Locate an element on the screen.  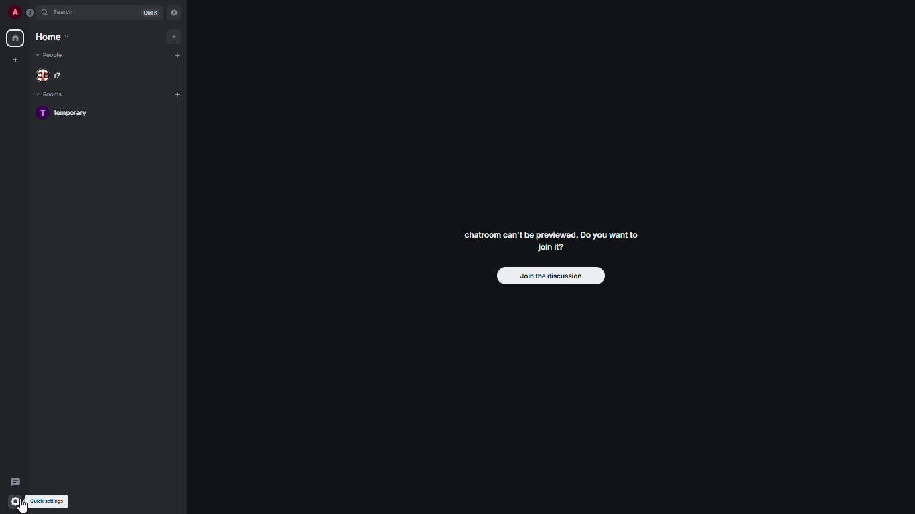
search is located at coordinates (67, 13).